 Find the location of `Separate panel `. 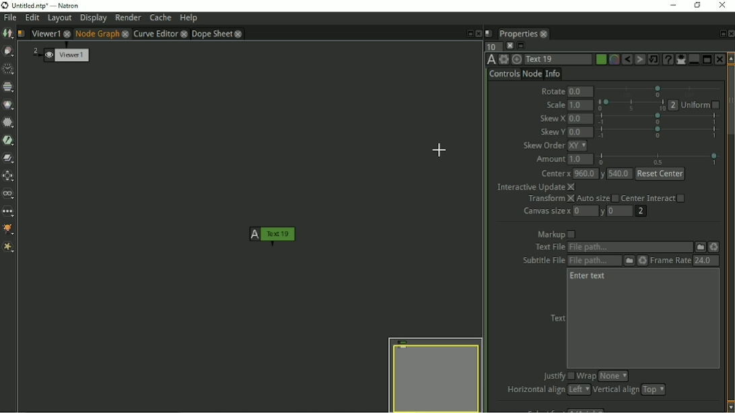

Separate panel  is located at coordinates (707, 58).